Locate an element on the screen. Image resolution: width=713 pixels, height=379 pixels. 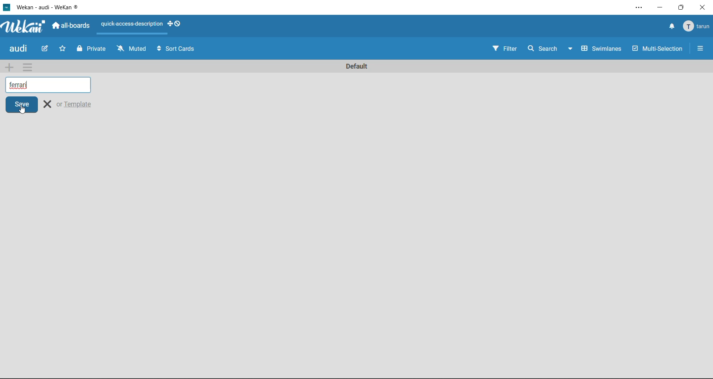
More Options is located at coordinates (701, 47).